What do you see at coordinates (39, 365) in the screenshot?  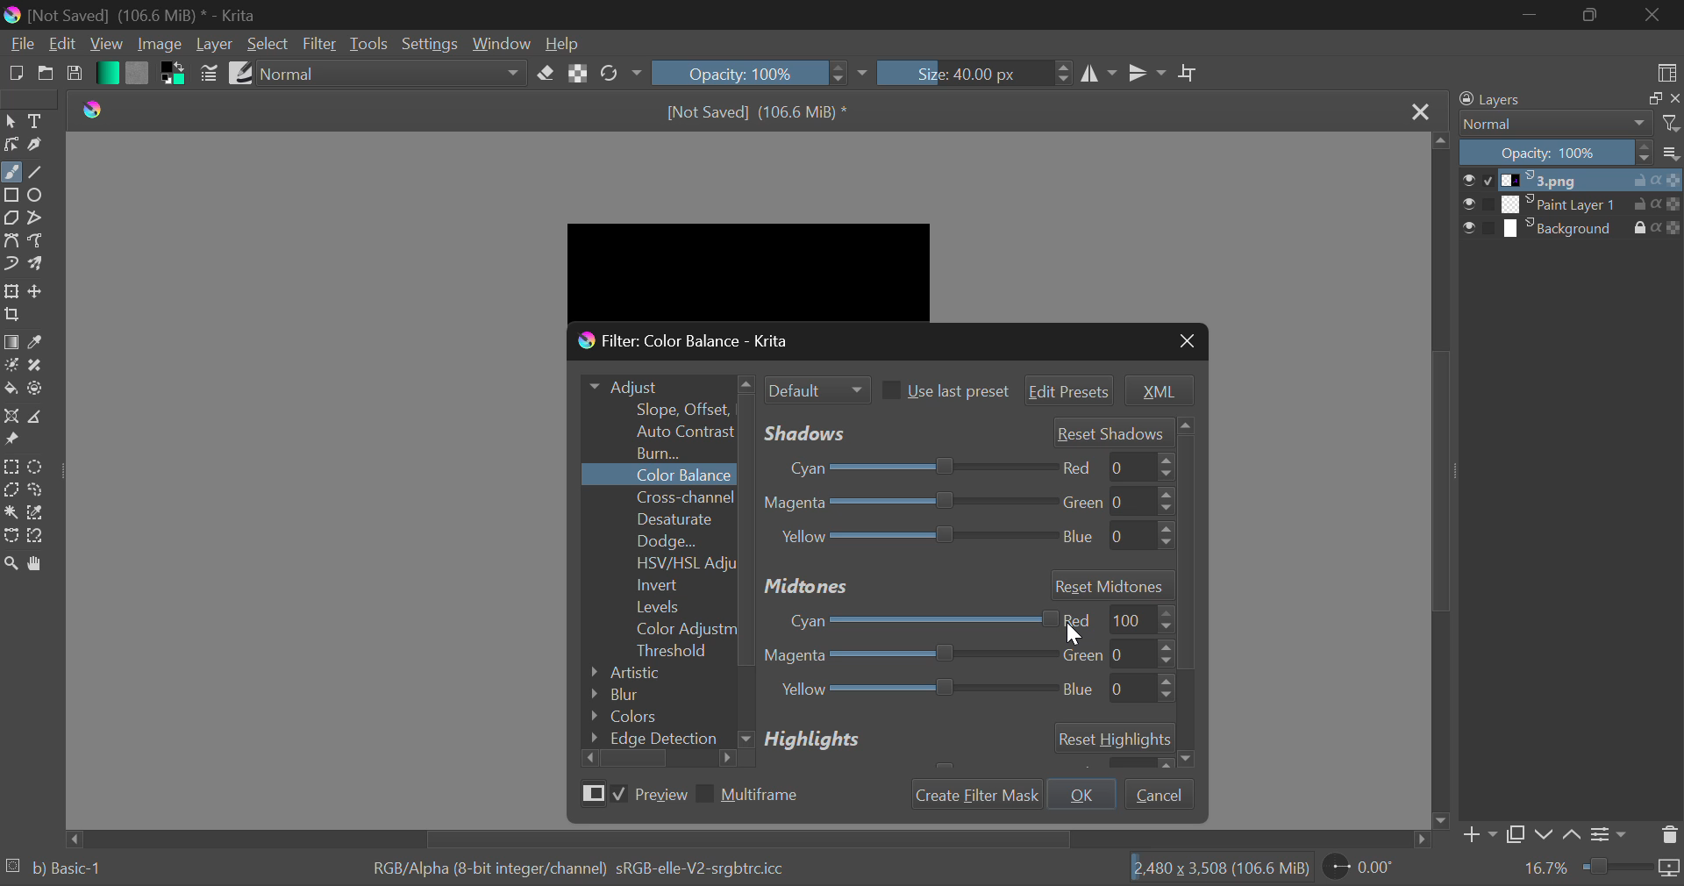 I see `Smart Patch Tool` at bounding box center [39, 365].